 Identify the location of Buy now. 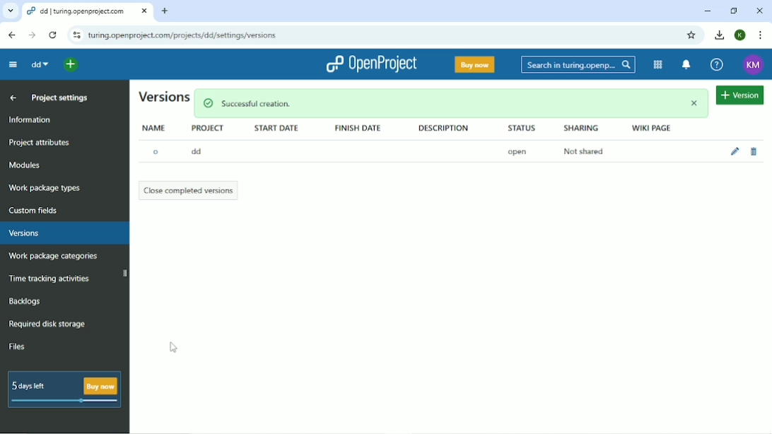
(476, 64).